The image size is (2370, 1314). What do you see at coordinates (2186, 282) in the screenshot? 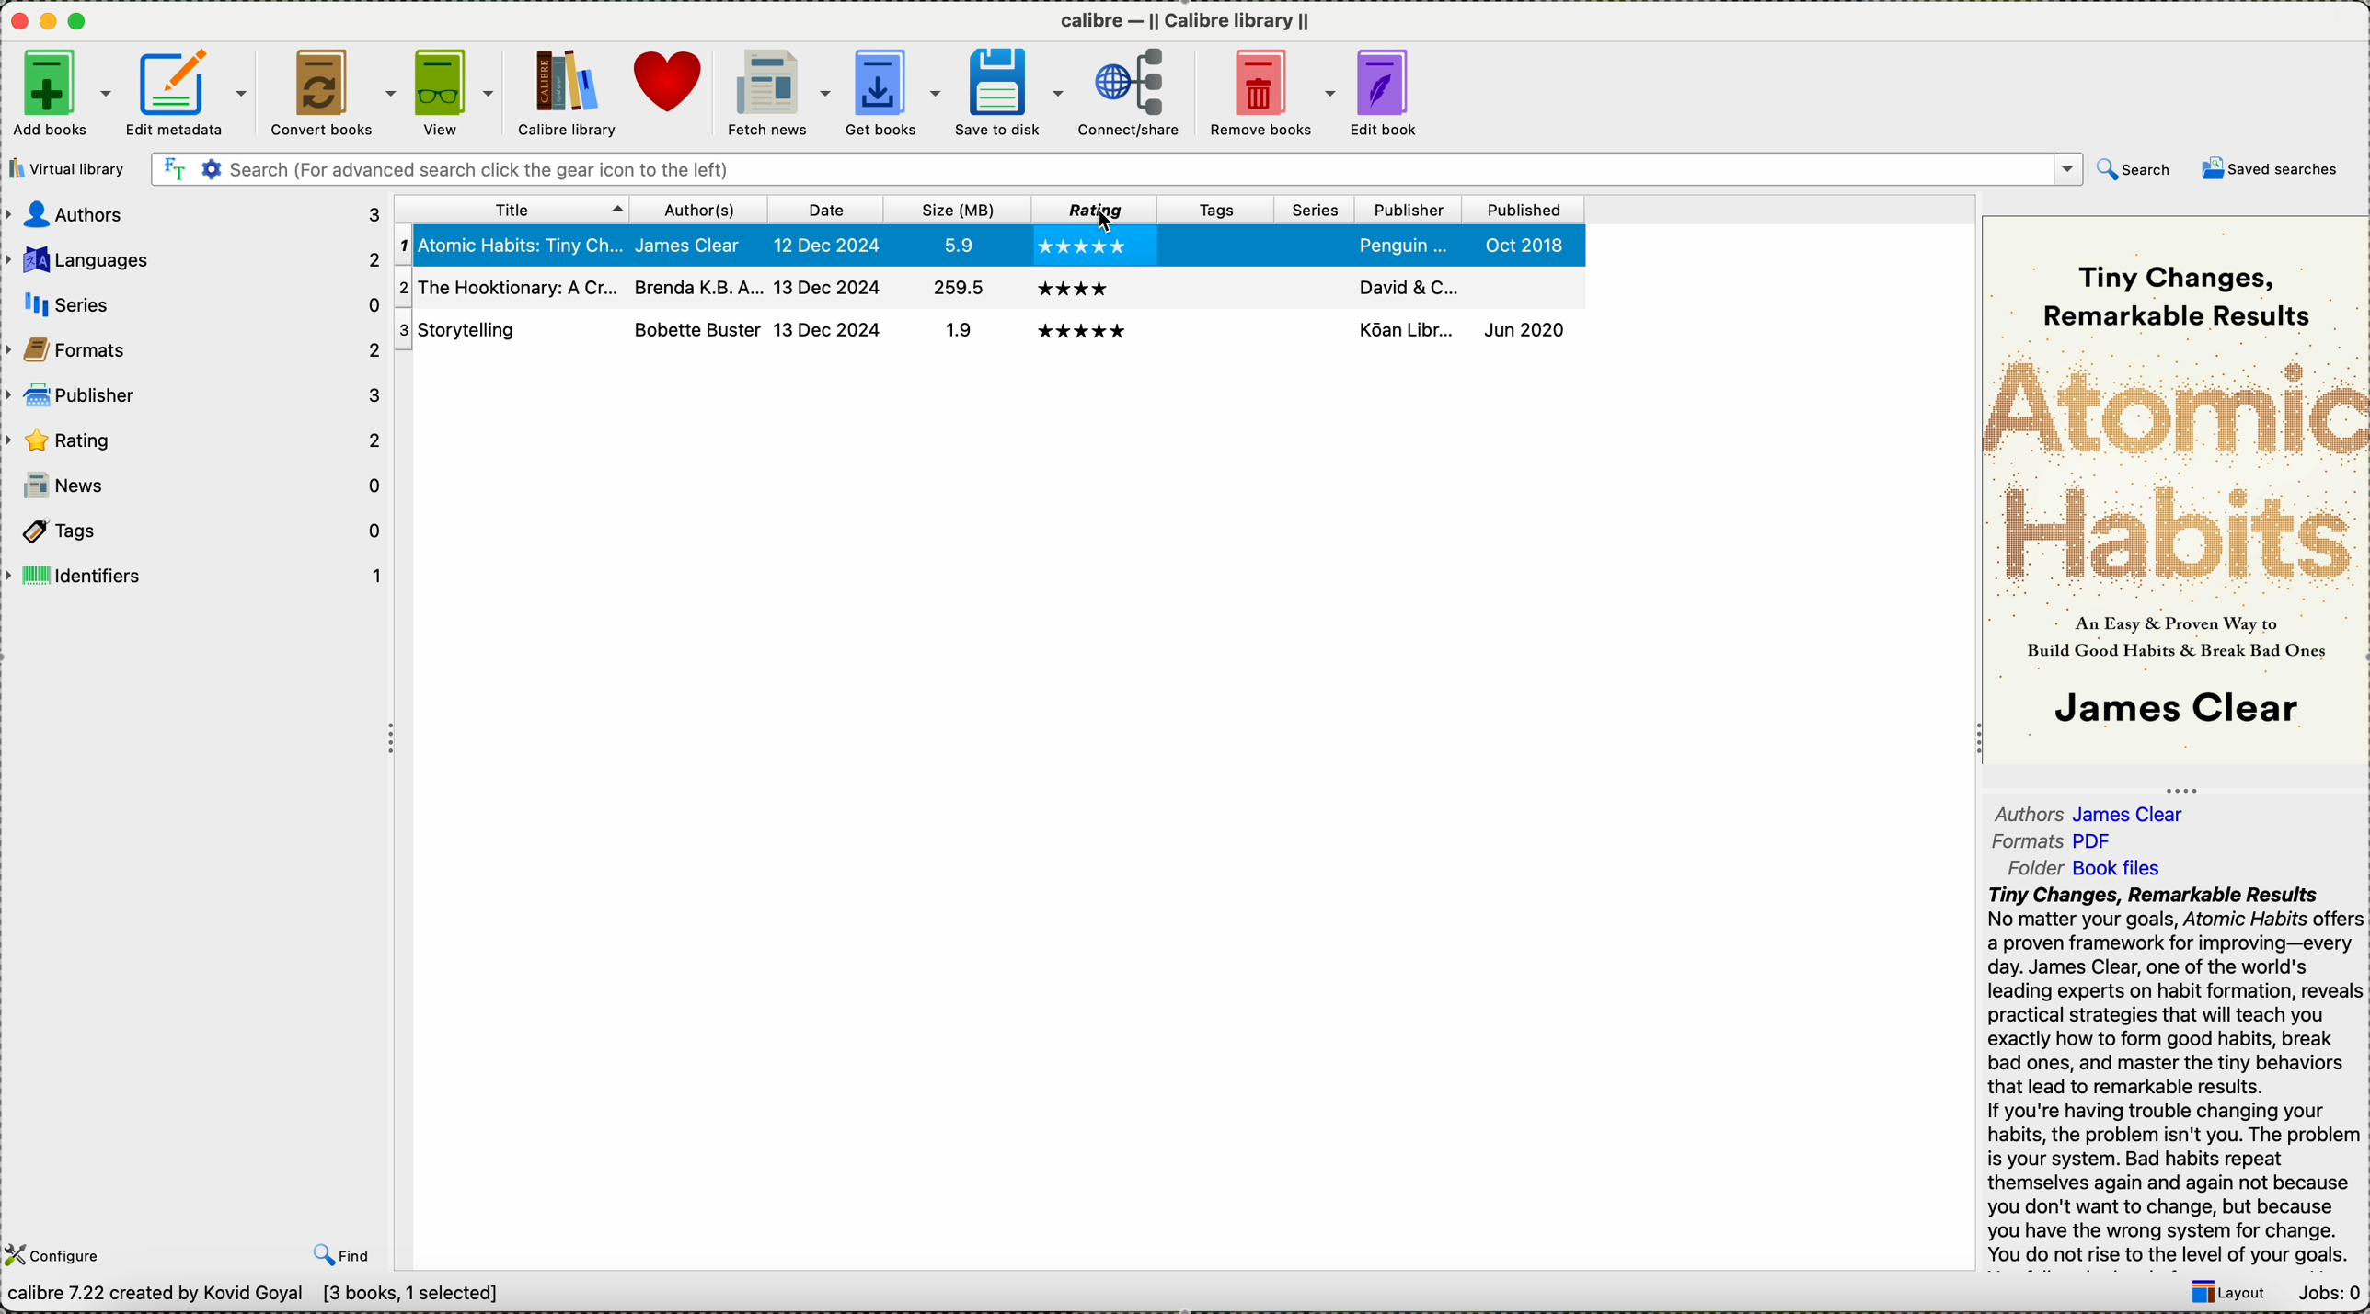
I see `Tiny Changes, Remarkable Results` at bounding box center [2186, 282].